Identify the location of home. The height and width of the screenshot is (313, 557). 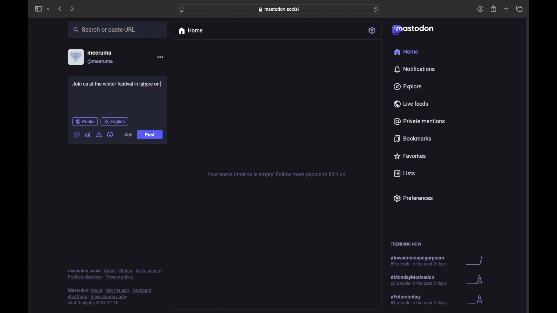
(190, 31).